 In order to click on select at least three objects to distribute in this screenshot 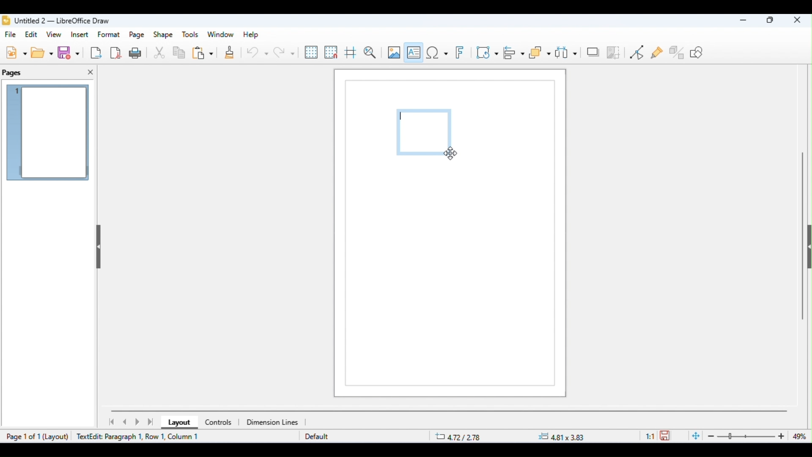, I will do `click(566, 52)`.